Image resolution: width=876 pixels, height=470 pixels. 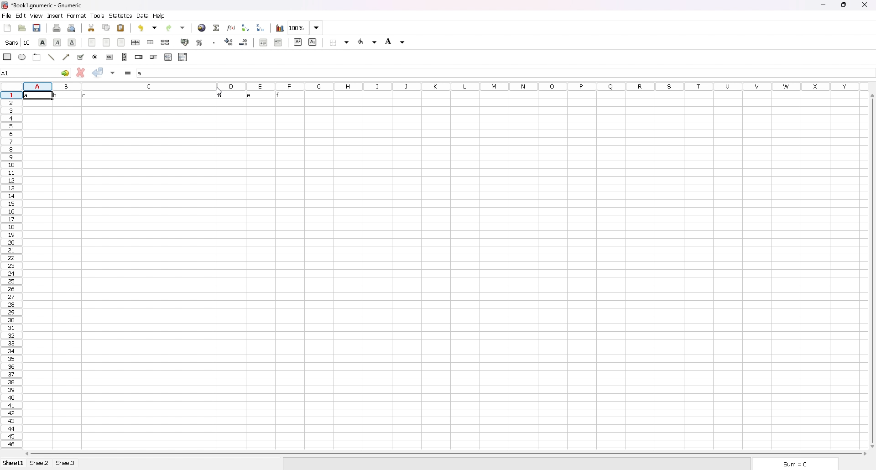 What do you see at coordinates (57, 42) in the screenshot?
I see `italic` at bounding box center [57, 42].